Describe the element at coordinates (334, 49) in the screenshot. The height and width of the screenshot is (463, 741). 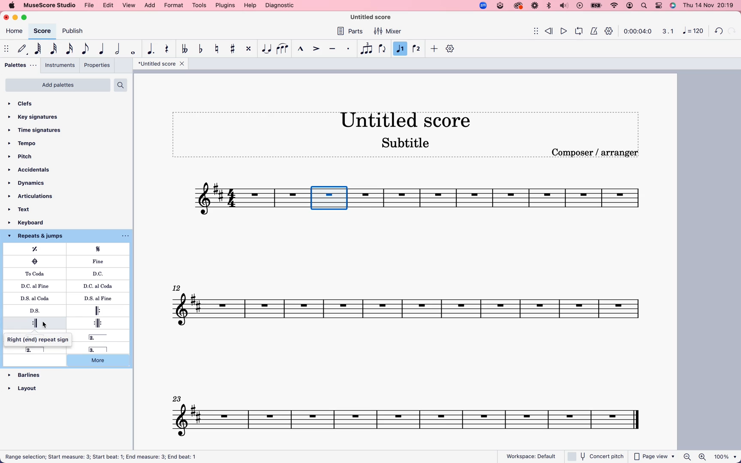
I see `tenuto` at that location.